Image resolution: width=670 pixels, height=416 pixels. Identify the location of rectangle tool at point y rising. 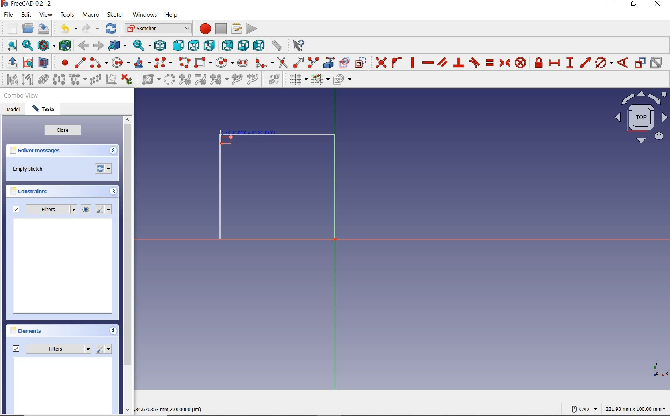
(225, 137).